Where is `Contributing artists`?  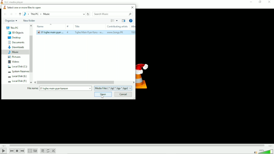
Contributing artists is located at coordinates (117, 26).